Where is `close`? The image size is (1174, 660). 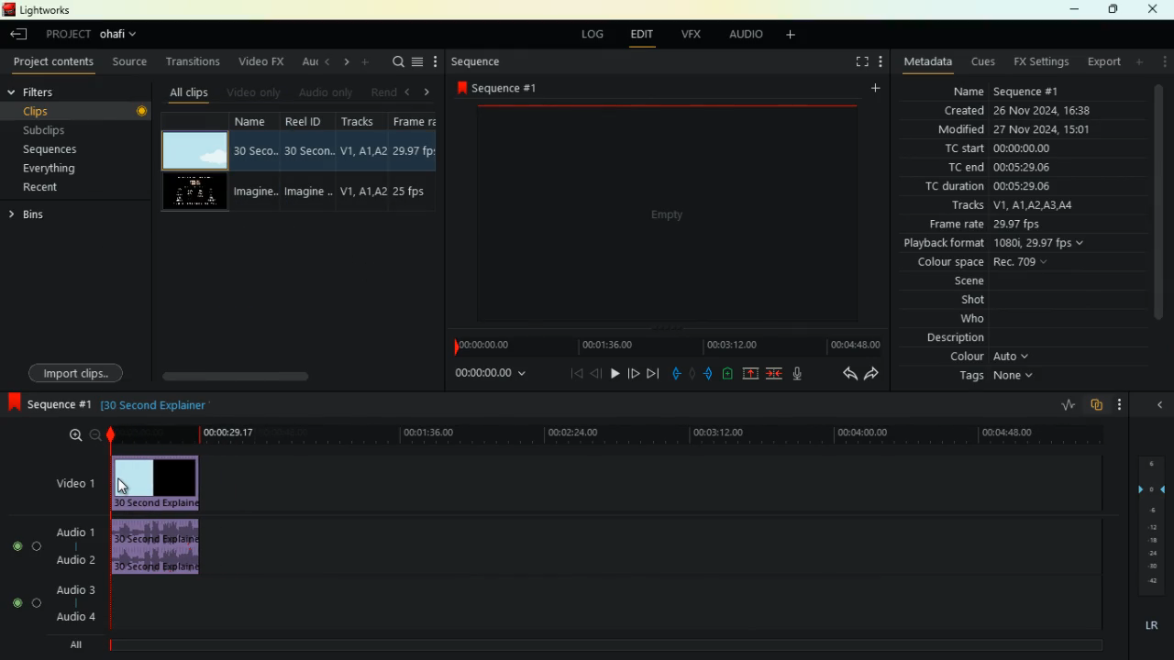 close is located at coordinates (1157, 406).